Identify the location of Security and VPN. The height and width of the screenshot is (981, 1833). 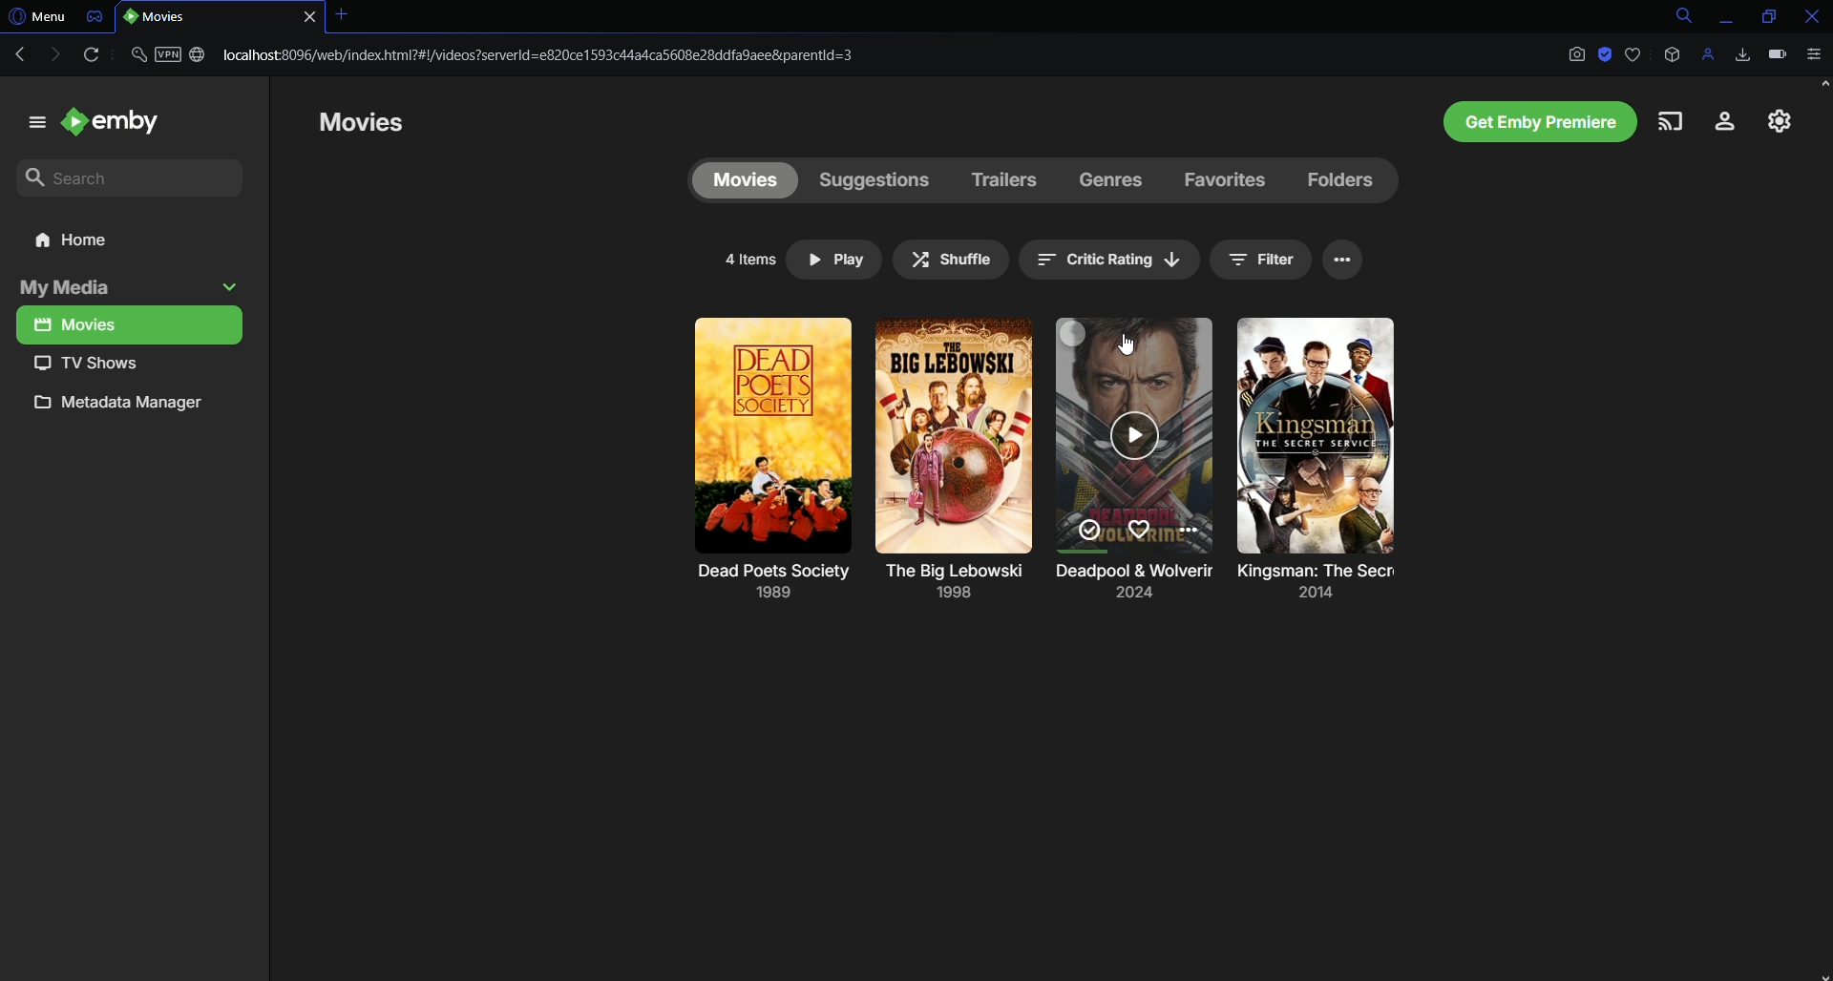
(169, 59).